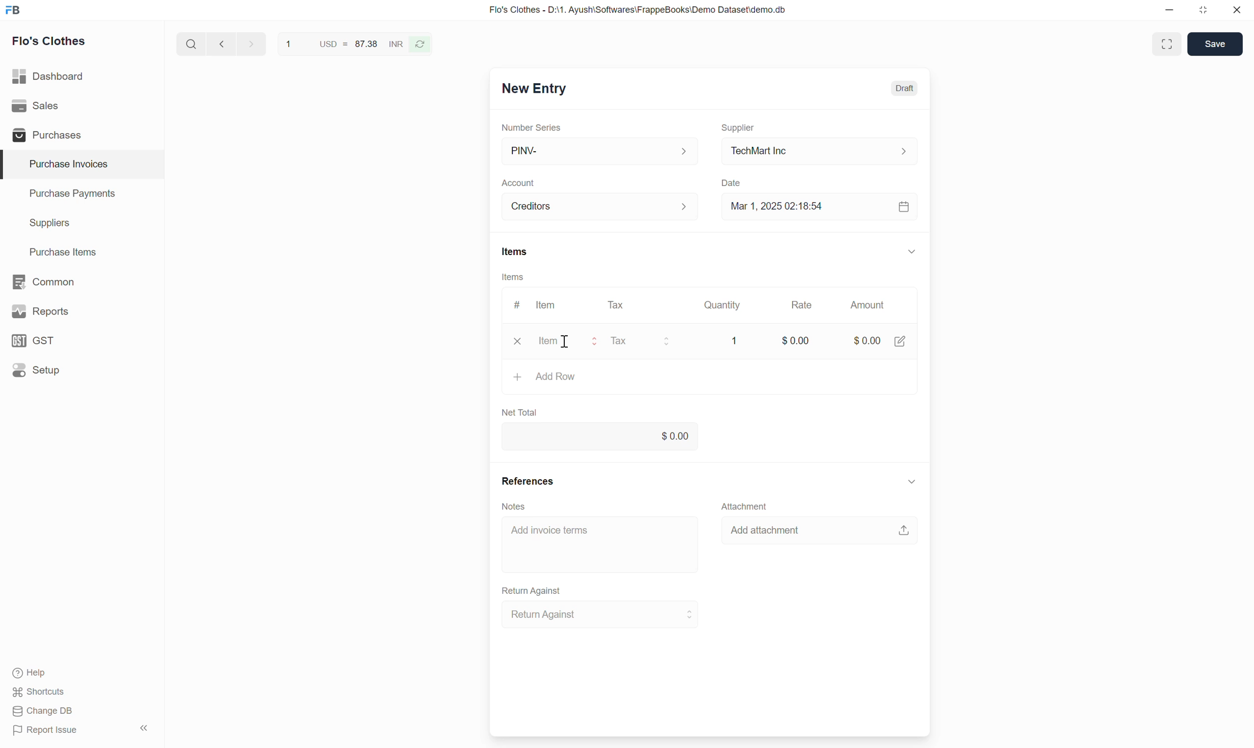 This screenshot has width=1254, height=748. Describe the element at coordinates (46, 730) in the screenshot. I see `Report Issue` at that location.